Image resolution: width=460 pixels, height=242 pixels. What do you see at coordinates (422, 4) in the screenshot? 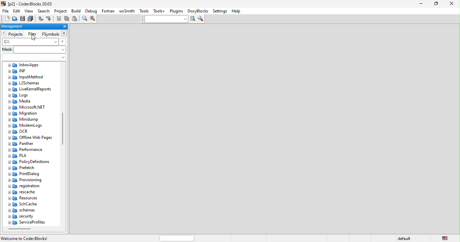
I see `minimize` at bounding box center [422, 4].